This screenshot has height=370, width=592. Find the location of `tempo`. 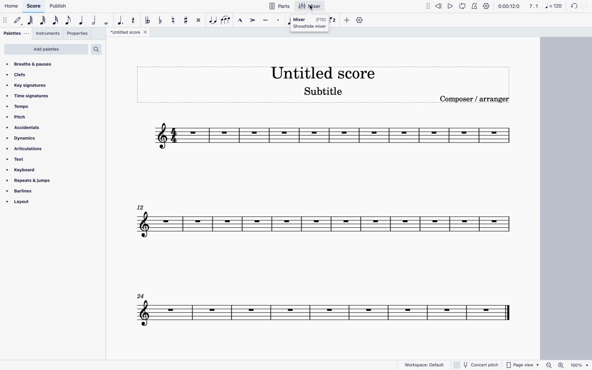

tempo is located at coordinates (42, 106).